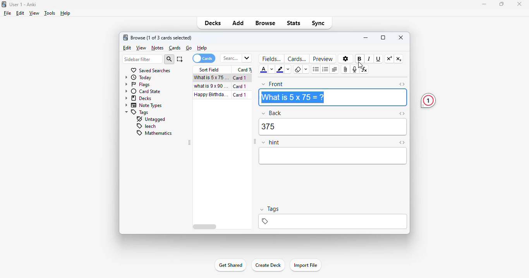  I want to click on cards, so click(175, 48).